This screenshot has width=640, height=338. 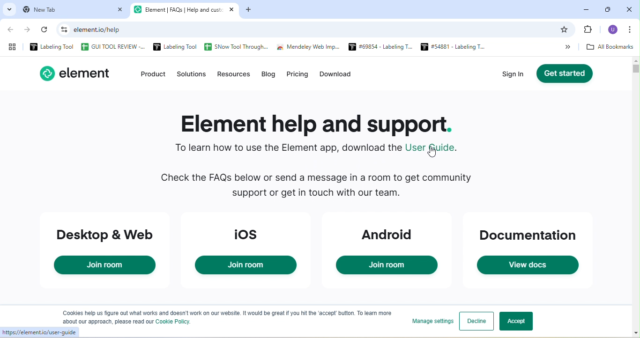 I want to click on  #69654 - Labeling T, so click(x=378, y=47).